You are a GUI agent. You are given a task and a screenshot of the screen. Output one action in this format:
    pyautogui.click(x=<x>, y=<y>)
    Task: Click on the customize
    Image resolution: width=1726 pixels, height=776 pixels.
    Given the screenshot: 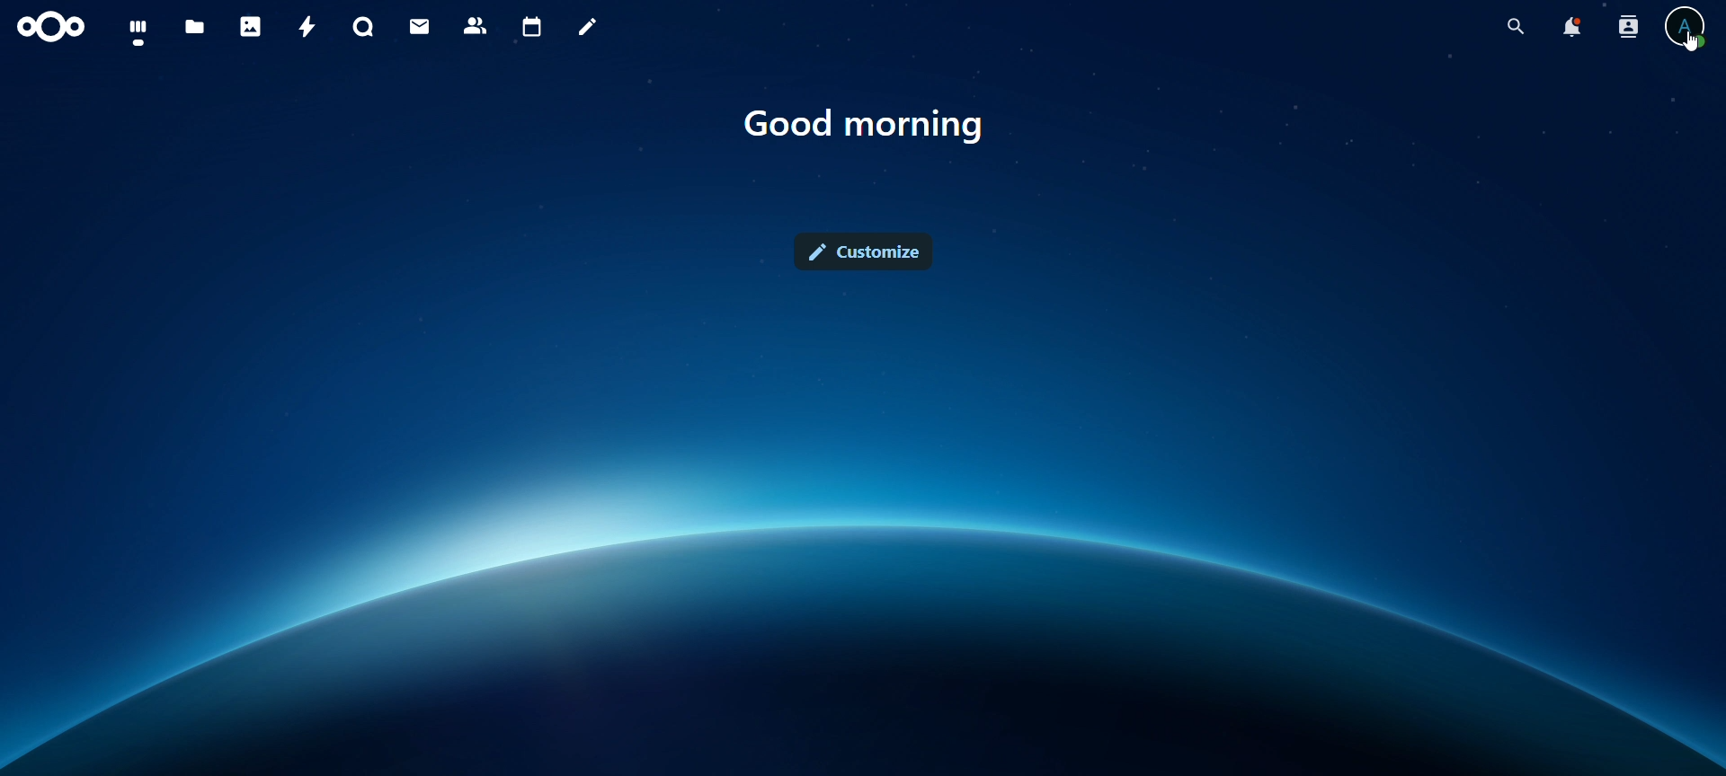 What is the action you would take?
    pyautogui.click(x=865, y=251)
    